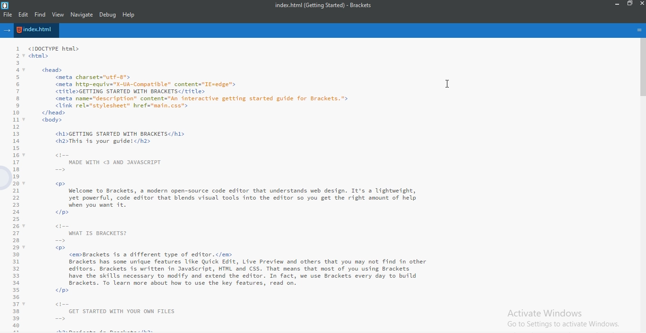  Describe the element at coordinates (12, 188) in the screenshot. I see `Line Number` at that location.